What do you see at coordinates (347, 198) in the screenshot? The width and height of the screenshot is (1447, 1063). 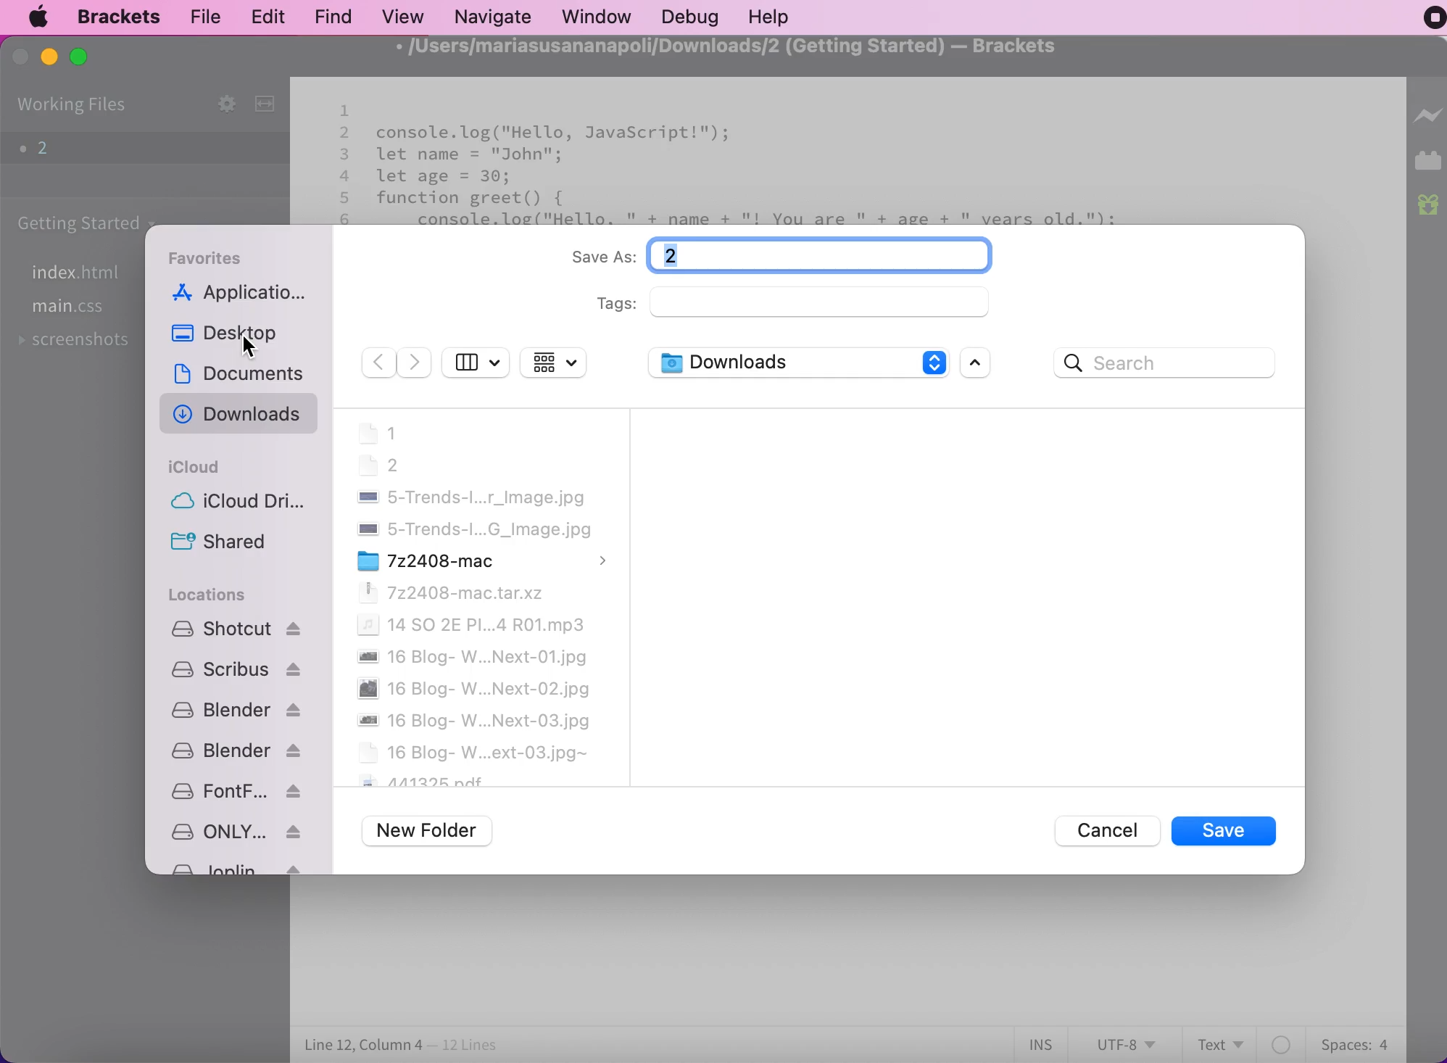 I see `5` at bounding box center [347, 198].